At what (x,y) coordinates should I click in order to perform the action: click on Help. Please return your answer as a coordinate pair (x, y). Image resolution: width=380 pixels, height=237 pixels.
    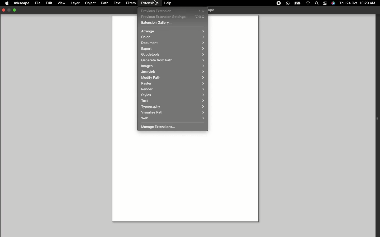
    Looking at the image, I should click on (168, 3).